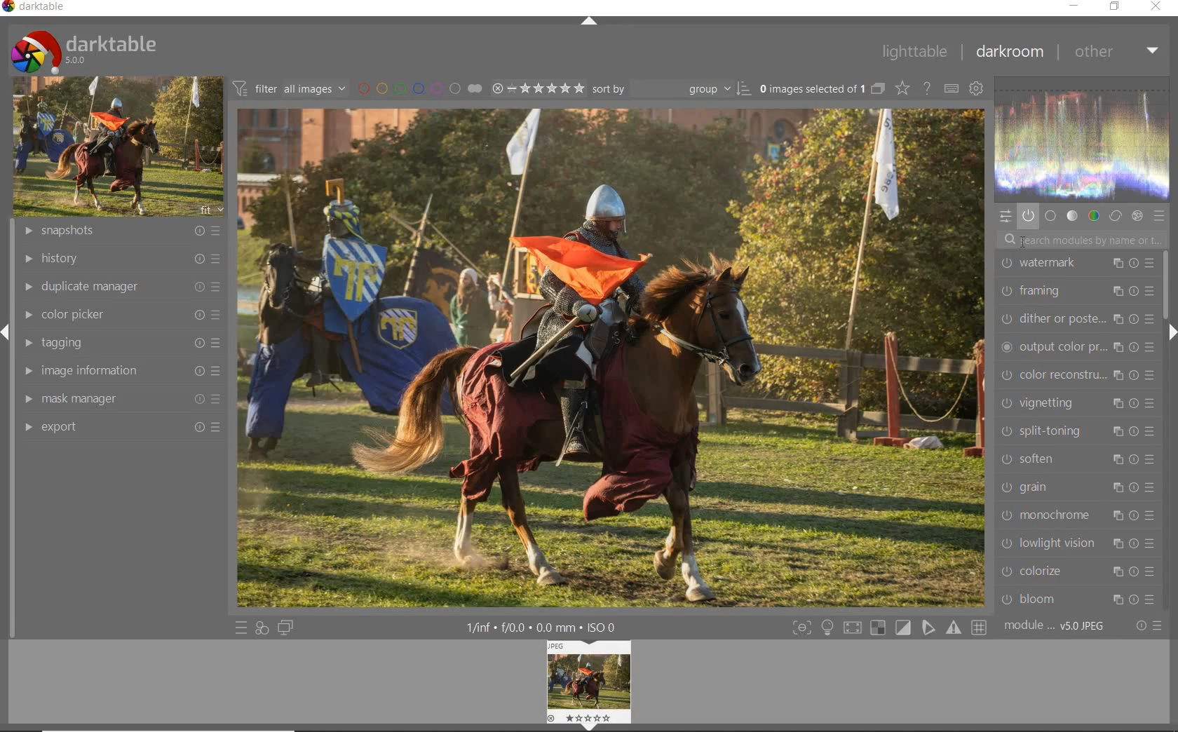  What do you see at coordinates (120, 232) in the screenshot?
I see `snapshots` at bounding box center [120, 232].